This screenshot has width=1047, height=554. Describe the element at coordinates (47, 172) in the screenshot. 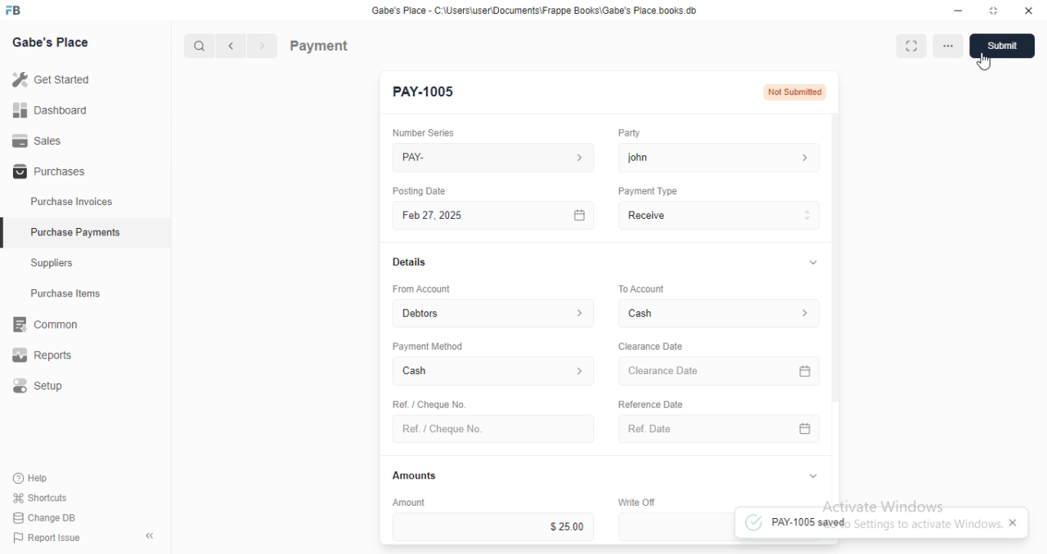

I see `Purchases` at that location.